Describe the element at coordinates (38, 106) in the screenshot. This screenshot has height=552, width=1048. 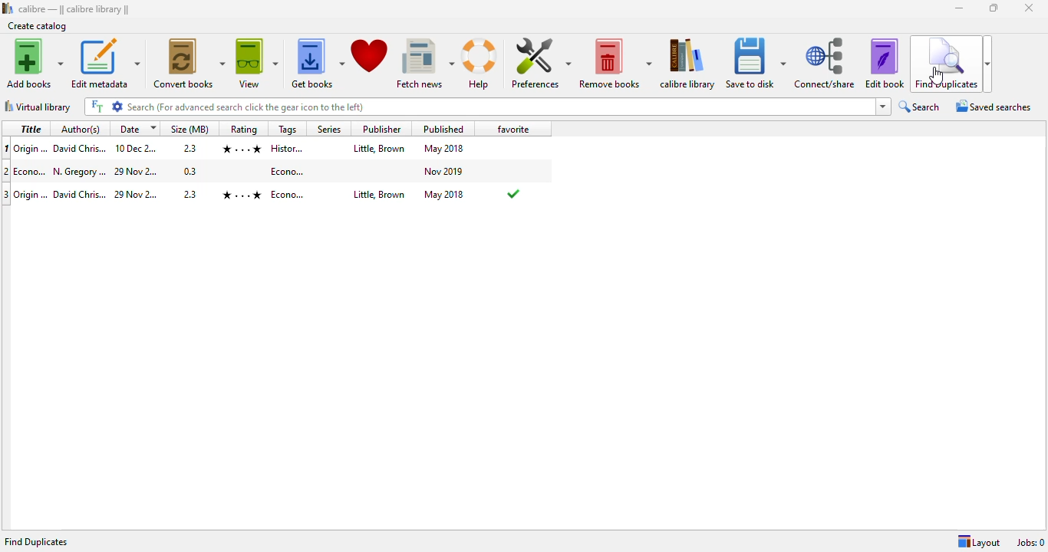
I see `virtual library` at that location.